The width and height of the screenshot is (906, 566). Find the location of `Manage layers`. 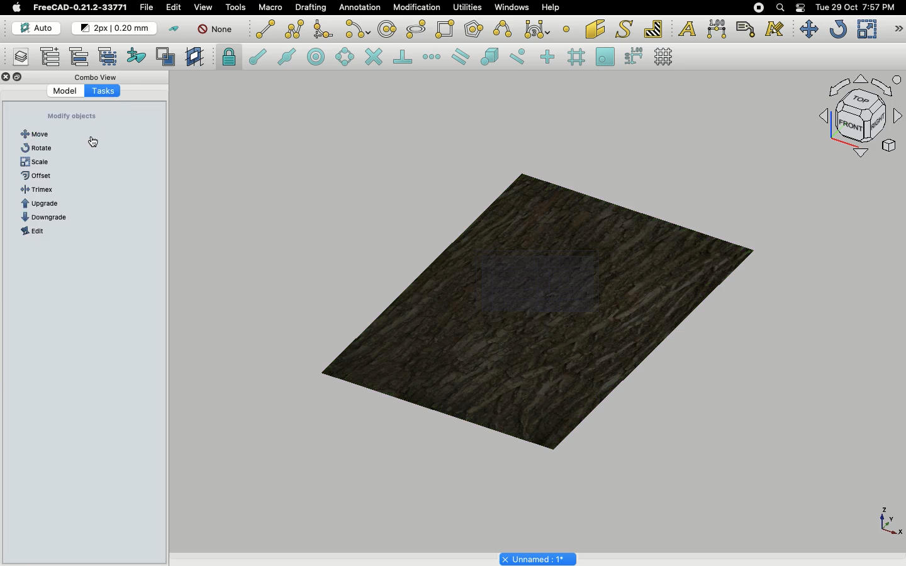

Manage layers is located at coordinates (16, 58).